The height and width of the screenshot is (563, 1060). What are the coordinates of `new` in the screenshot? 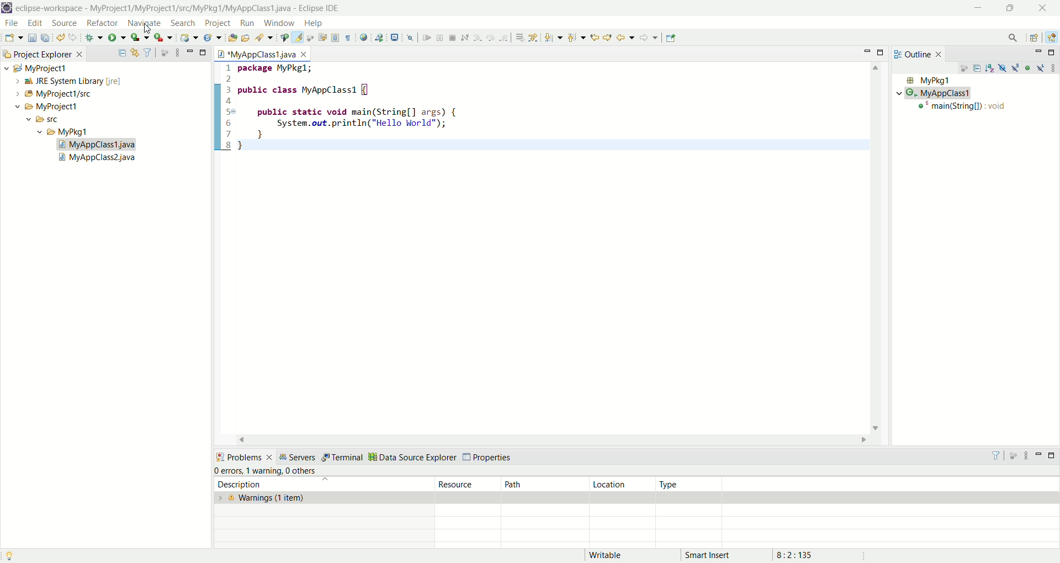 It's located at (13, 38).